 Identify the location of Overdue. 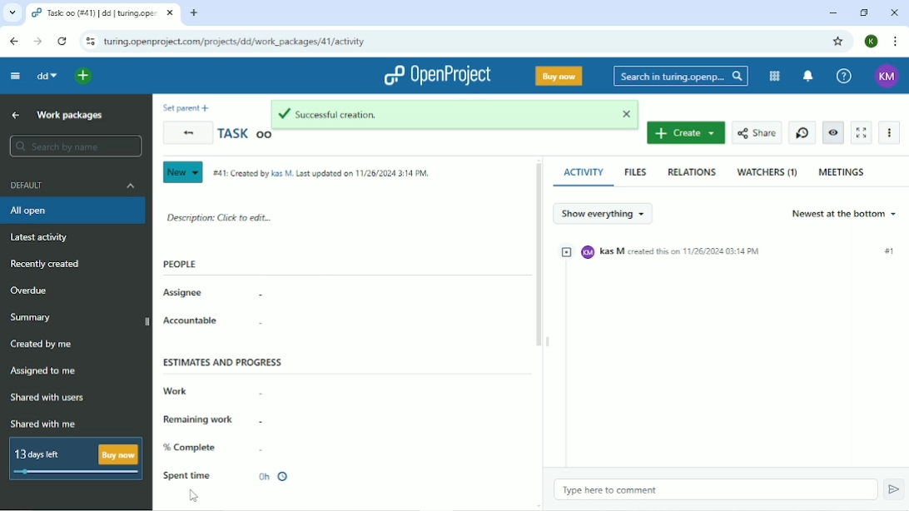
(28, 290).